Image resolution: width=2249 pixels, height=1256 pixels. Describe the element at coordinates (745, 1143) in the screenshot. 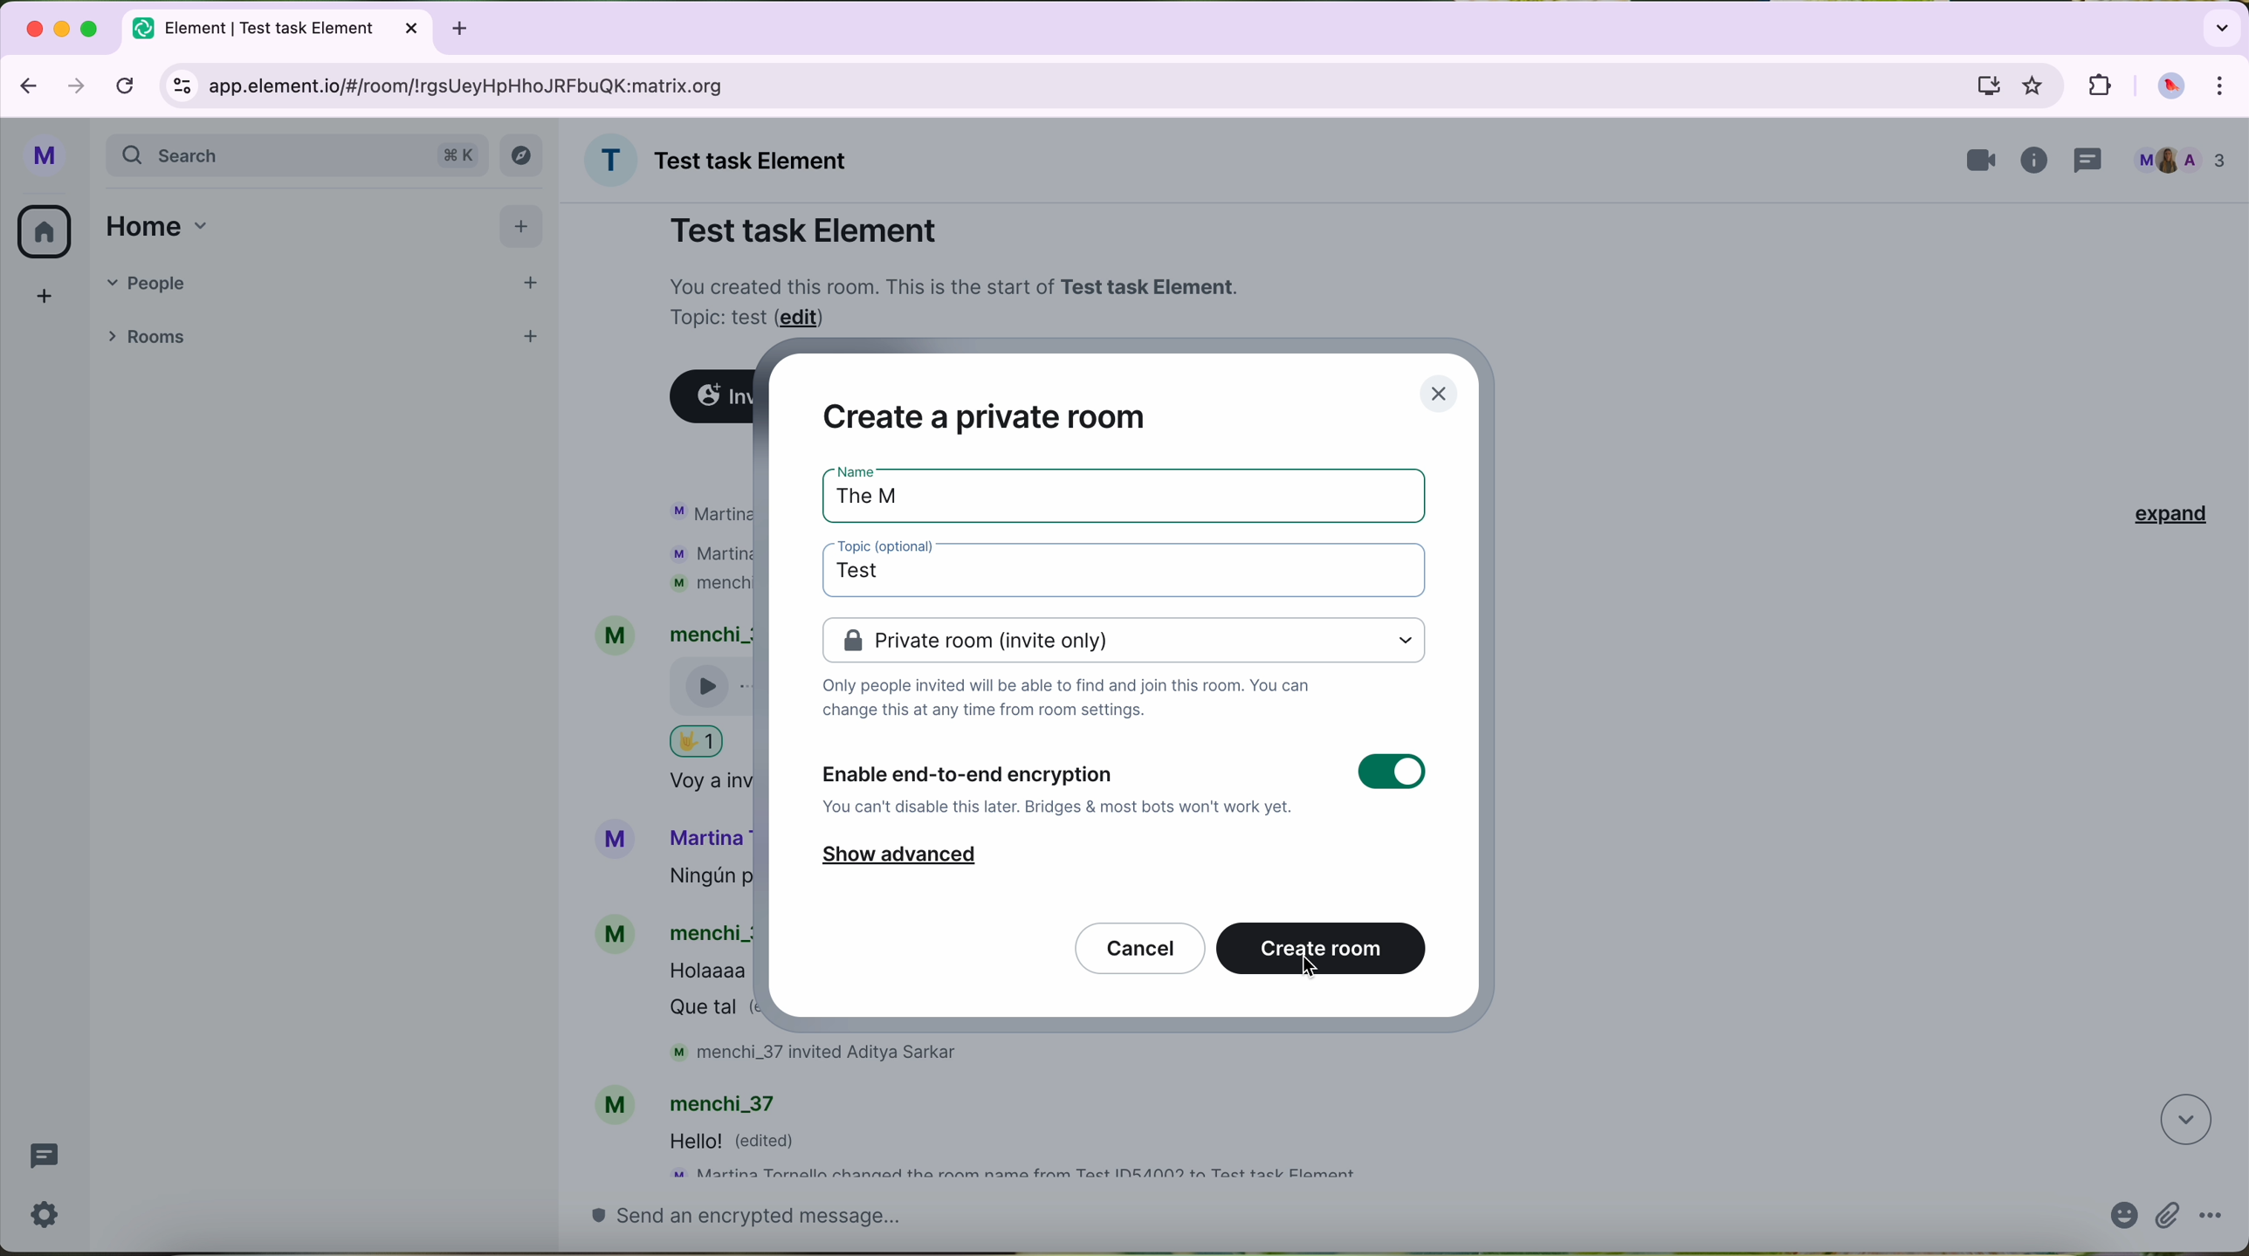

I see `message` at that location.